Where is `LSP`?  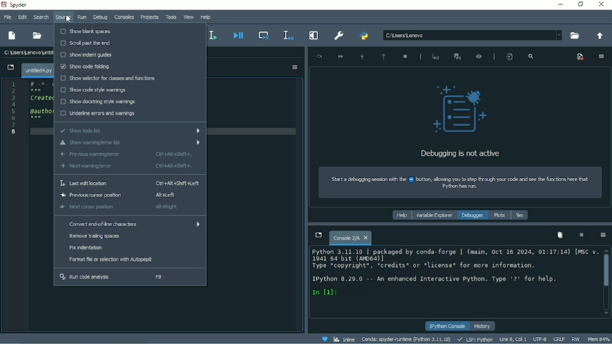
LSP is located at coordinates (474, 339).